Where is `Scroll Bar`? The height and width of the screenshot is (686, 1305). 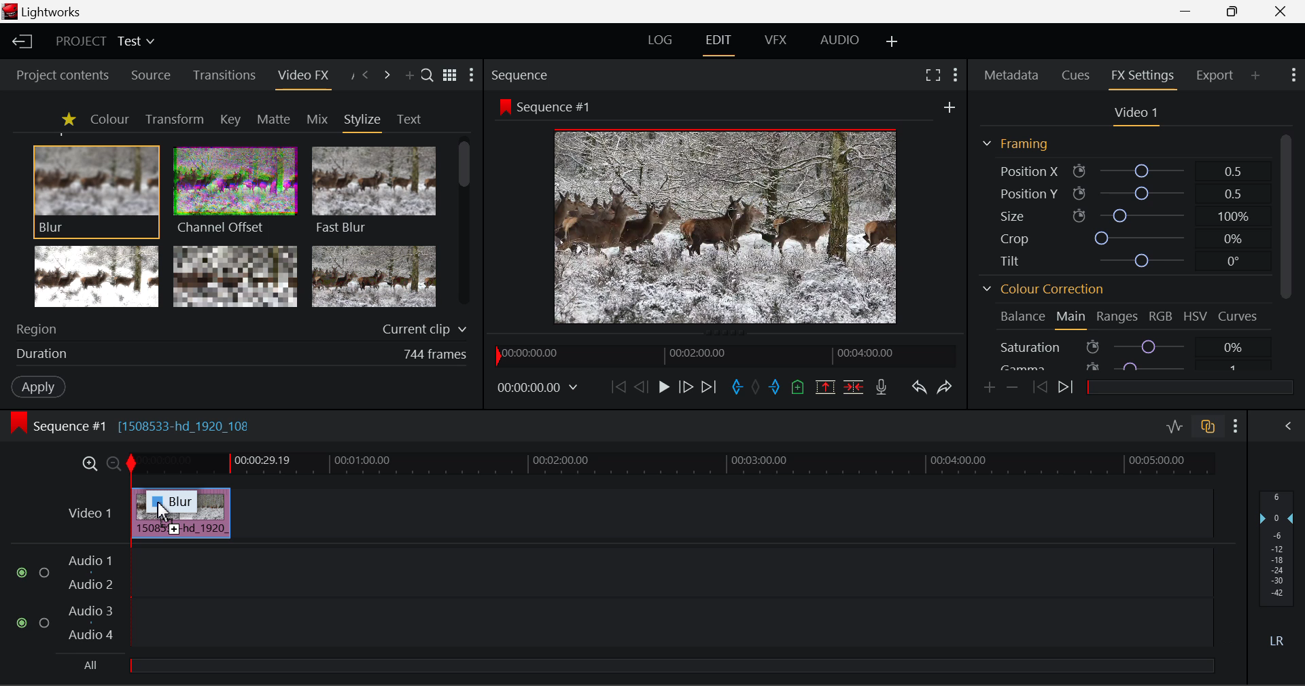
Scroll Bar is located at coordinates (466, 226).